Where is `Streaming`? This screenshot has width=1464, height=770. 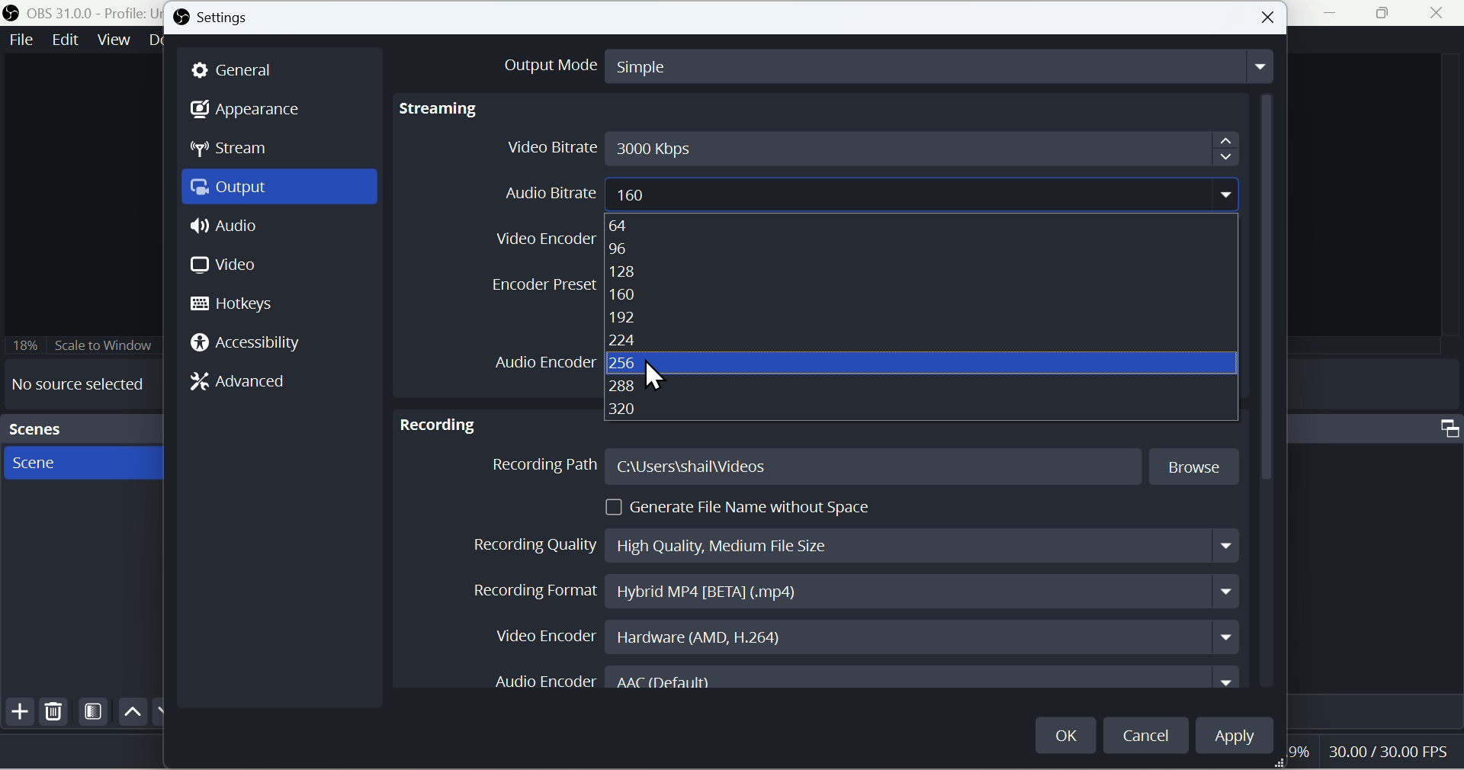 Streaming is located at coordinates (443, 109).